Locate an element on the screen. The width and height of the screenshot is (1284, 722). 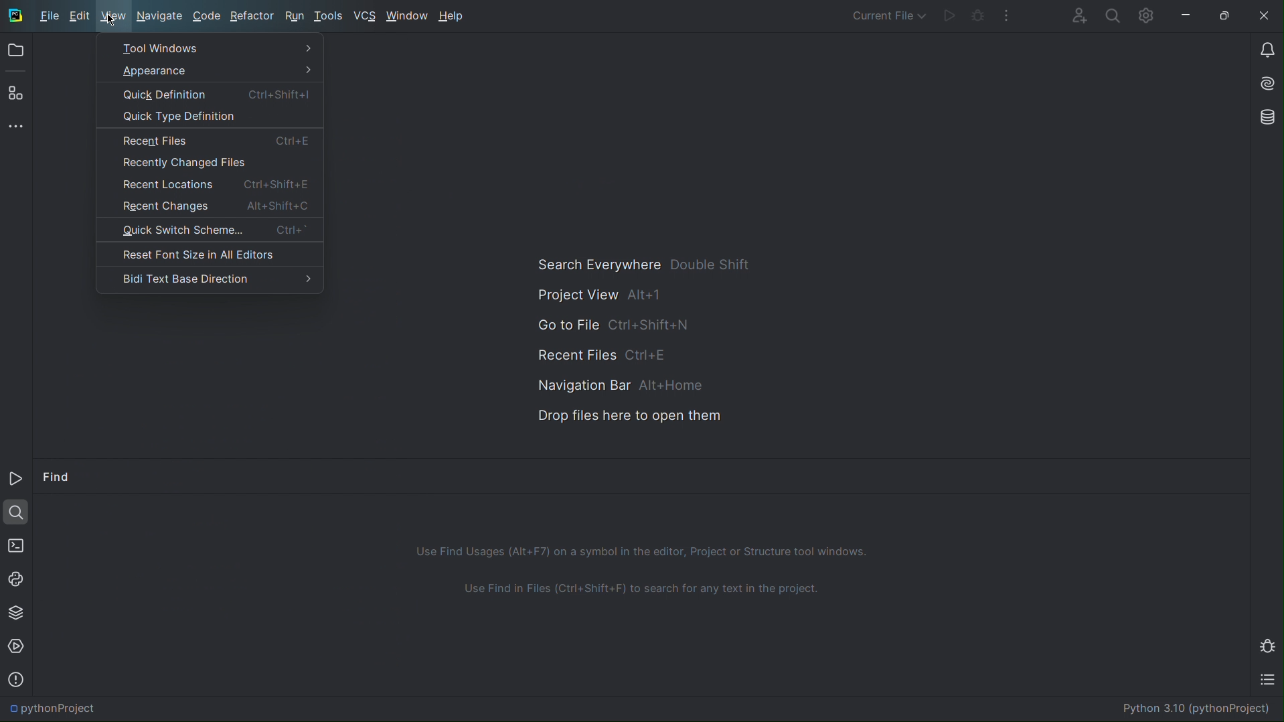
Help is located at coordinates (455, 15).